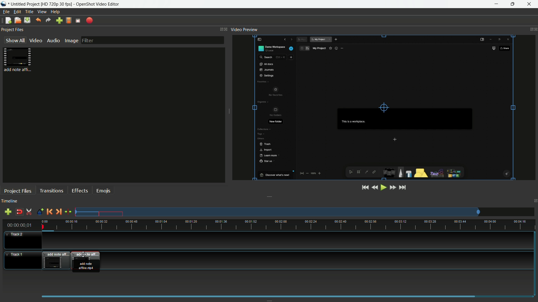 The height and width of the screenshot is (302, 538). What do you see at coordinates (513, 4) in the screenshot?
I see `maximize` at bounding box center [513, 4].